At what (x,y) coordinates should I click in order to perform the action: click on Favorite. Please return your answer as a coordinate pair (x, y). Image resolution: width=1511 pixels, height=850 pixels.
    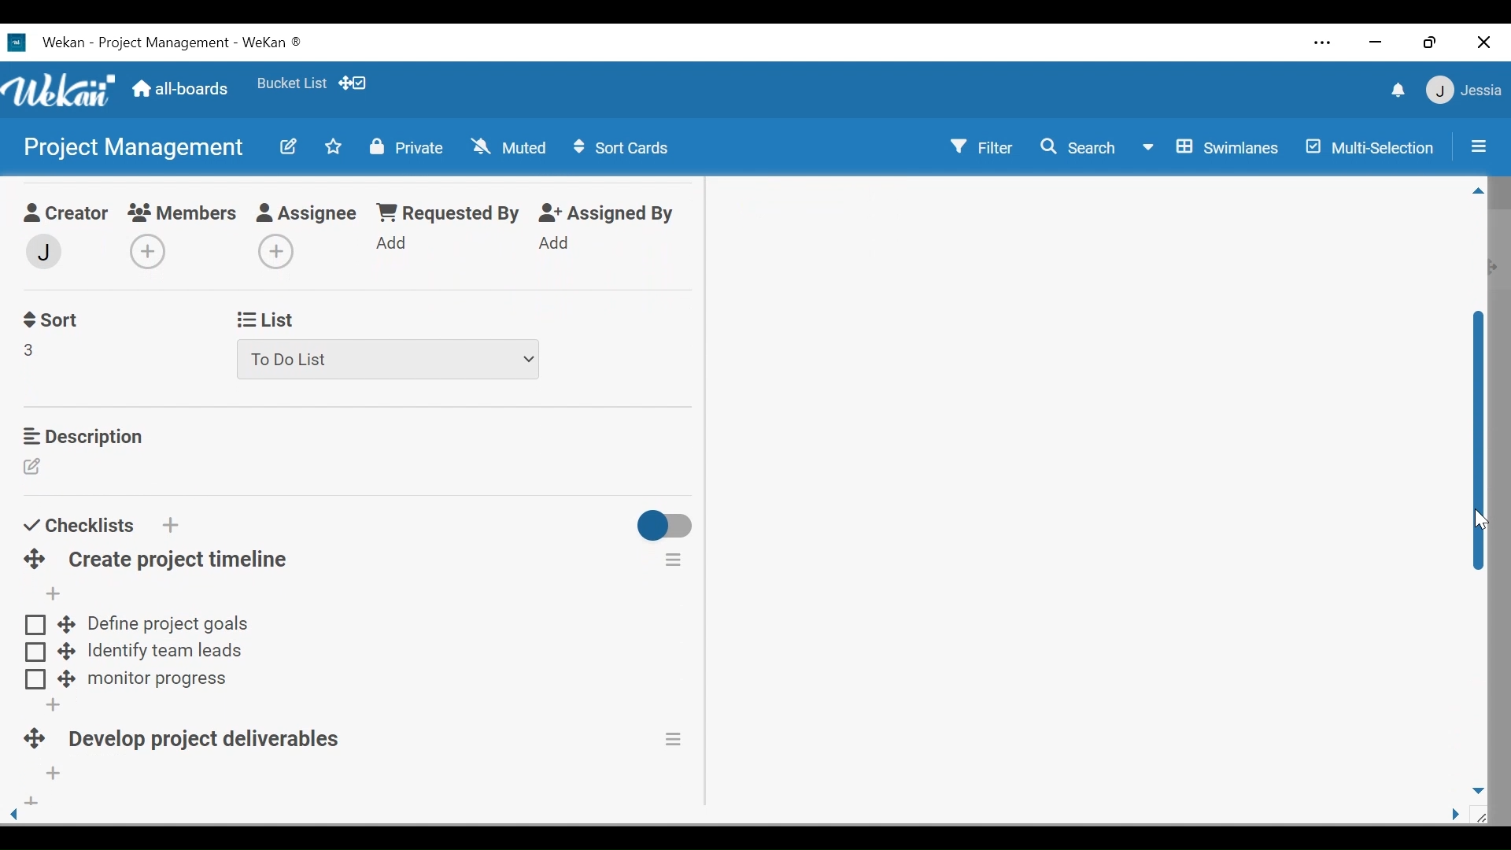
    Looking at the image, I should click on (292, 83).